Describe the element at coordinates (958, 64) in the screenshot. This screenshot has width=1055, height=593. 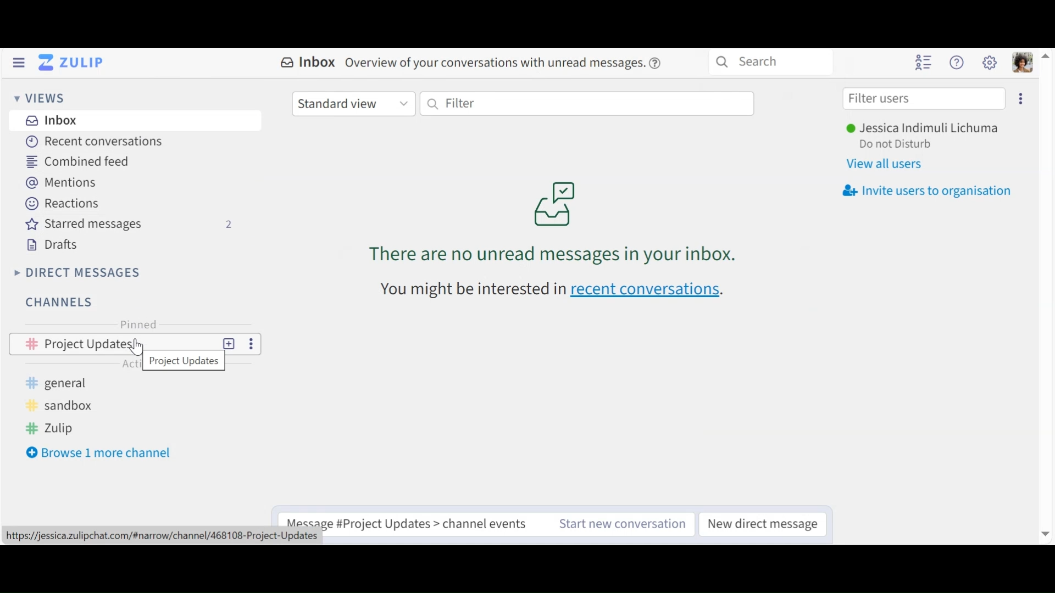
I see `Help menu` at that location.